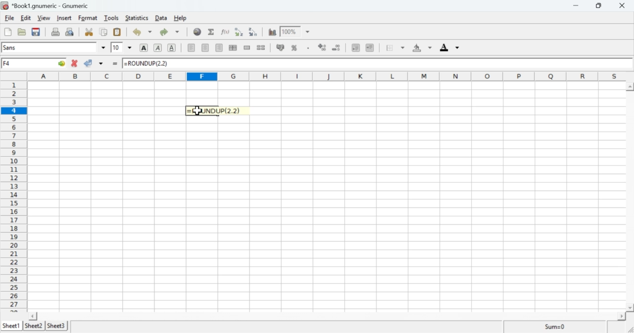  Describe the element at coordinates (337, 48) in the screenshot. I see `Decrease number of decimals` at that location.